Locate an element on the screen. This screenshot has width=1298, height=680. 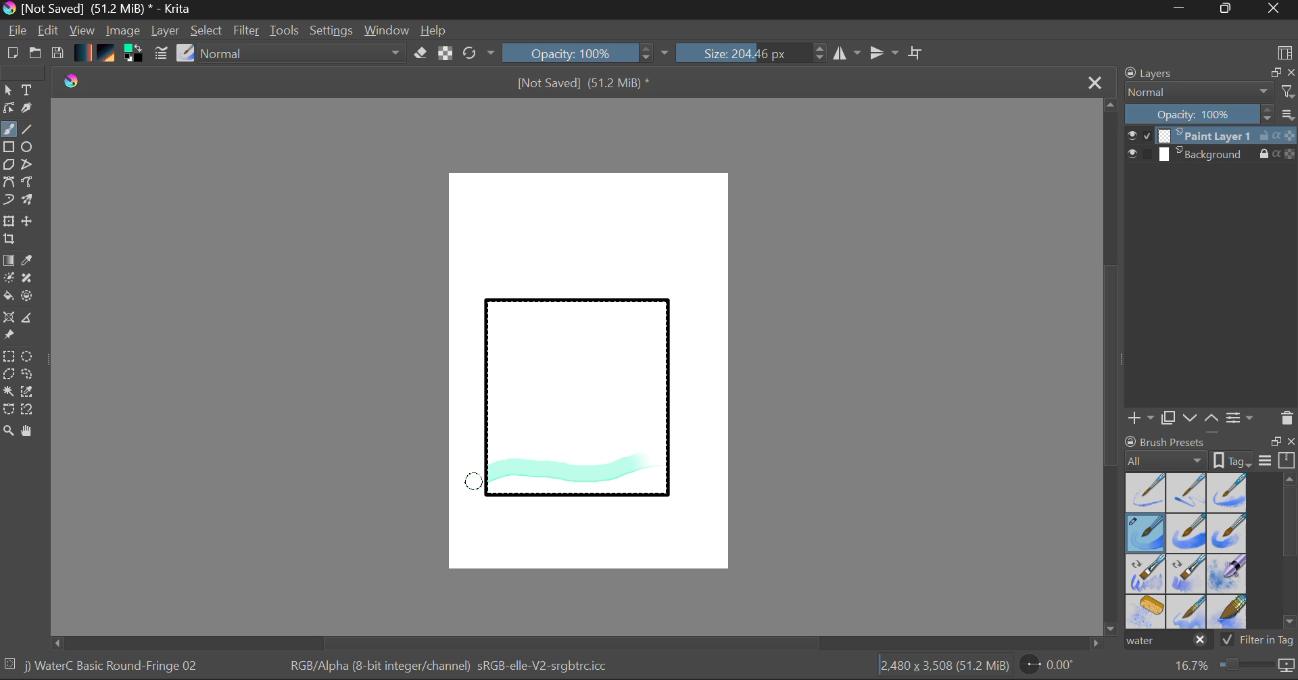
Dynamic Brush is located at coordinates (8, 200).